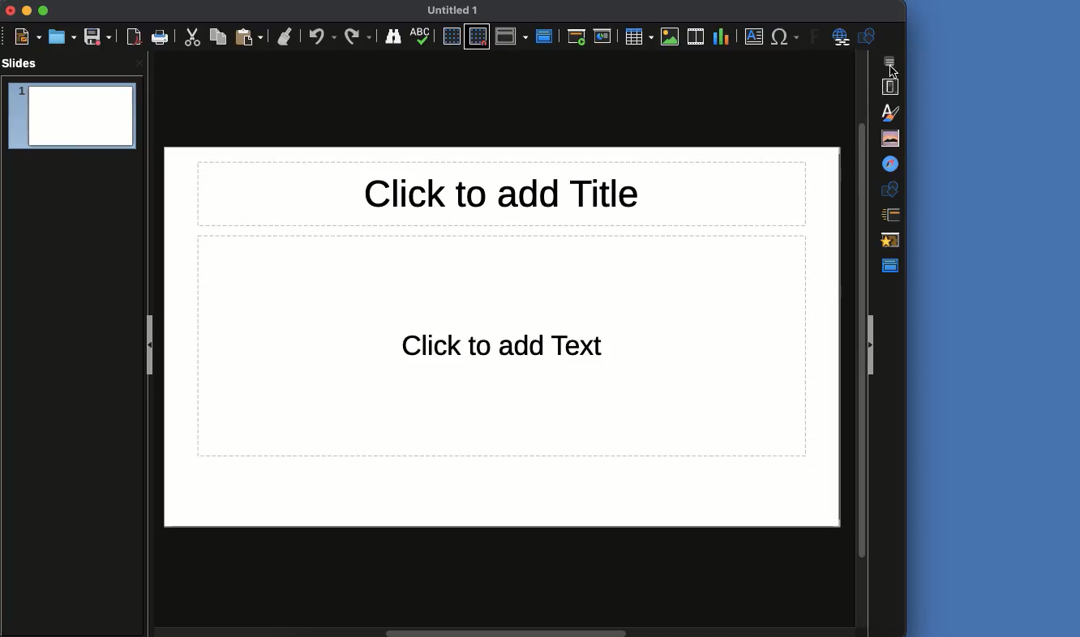 The image size is (1080, 637). What do you see at coordinates (422, 36) in the screenshot?
I see `Spellcheck` at bounding box center [422, 36].